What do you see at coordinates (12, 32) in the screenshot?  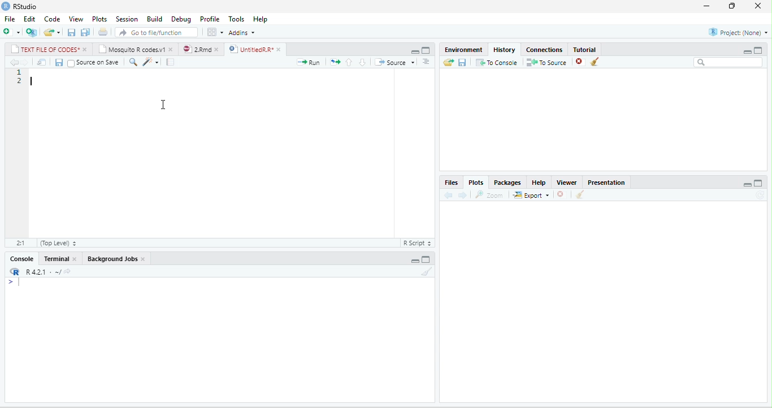 I see `new file` at bounding box center [12, 32].